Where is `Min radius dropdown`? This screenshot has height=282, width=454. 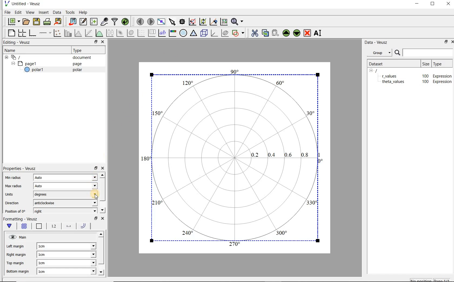
Min radius dropdown is located at coordinates (85, 178).